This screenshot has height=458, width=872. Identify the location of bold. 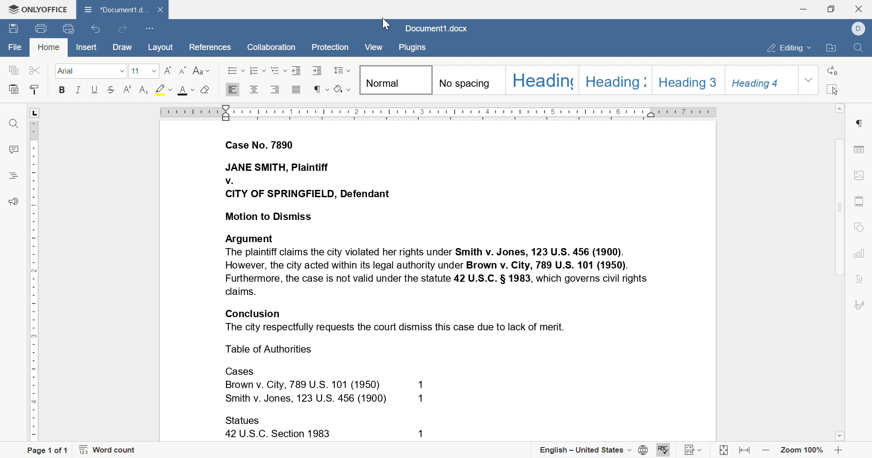
(63, 90).